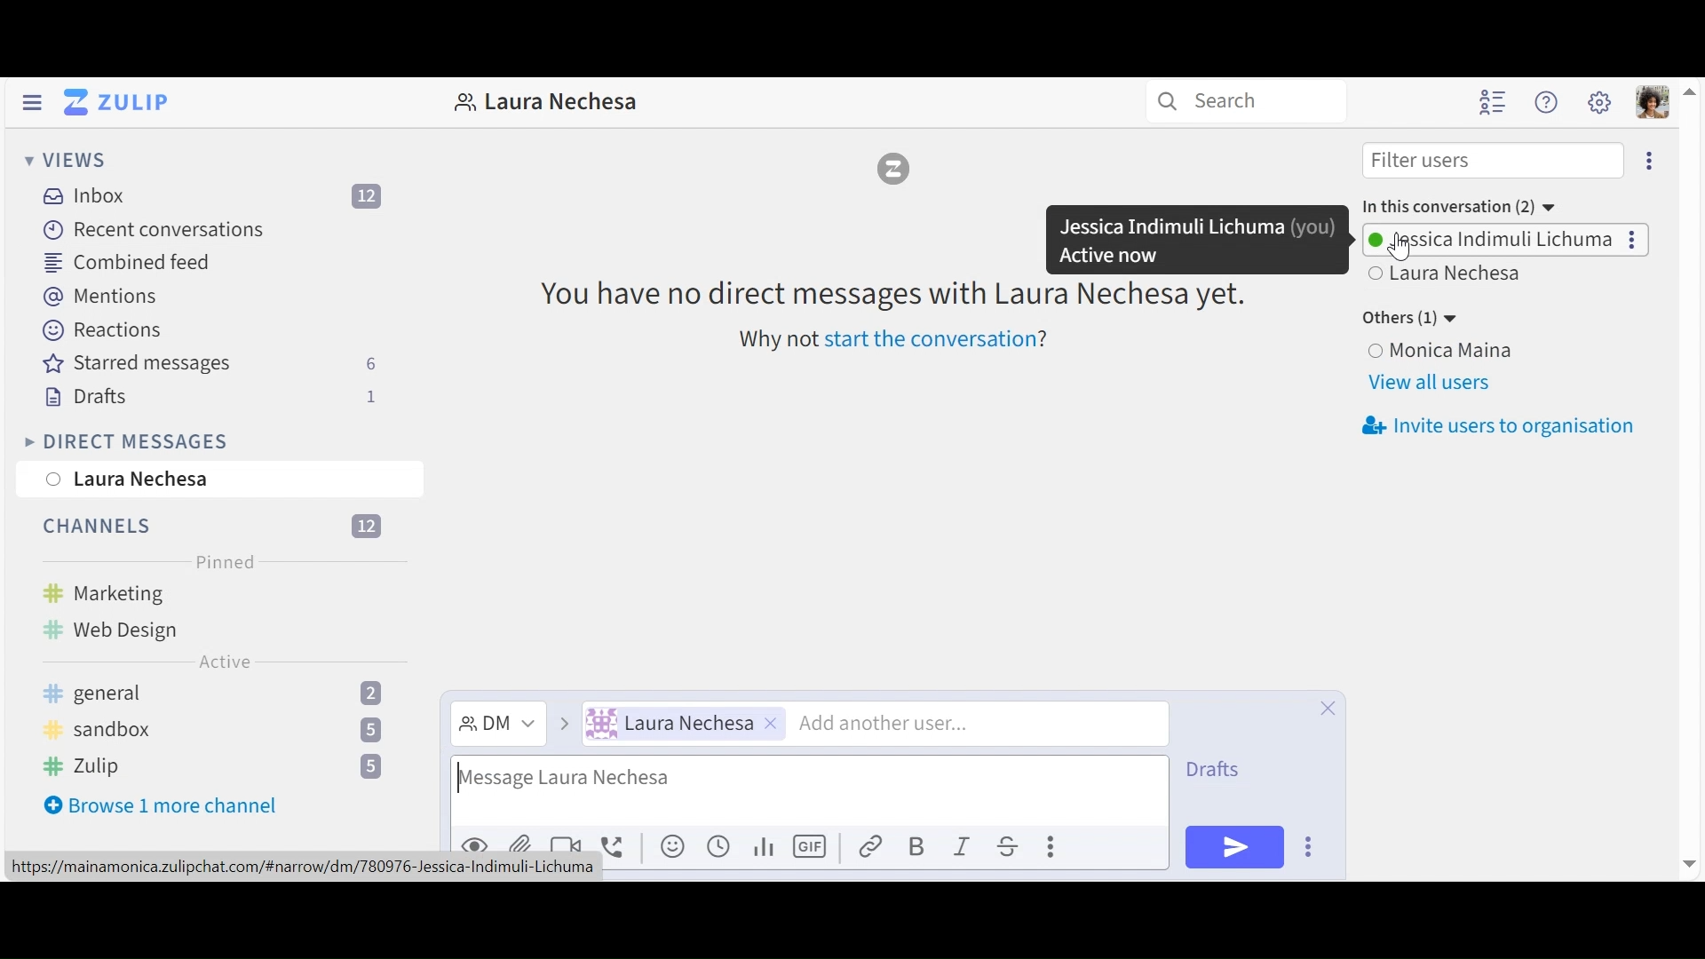 The image size is (1705, 959). What do you see at coordinates (97, 295) in the screenshot?
I see `Mentions` at bounding box center [97, 295].